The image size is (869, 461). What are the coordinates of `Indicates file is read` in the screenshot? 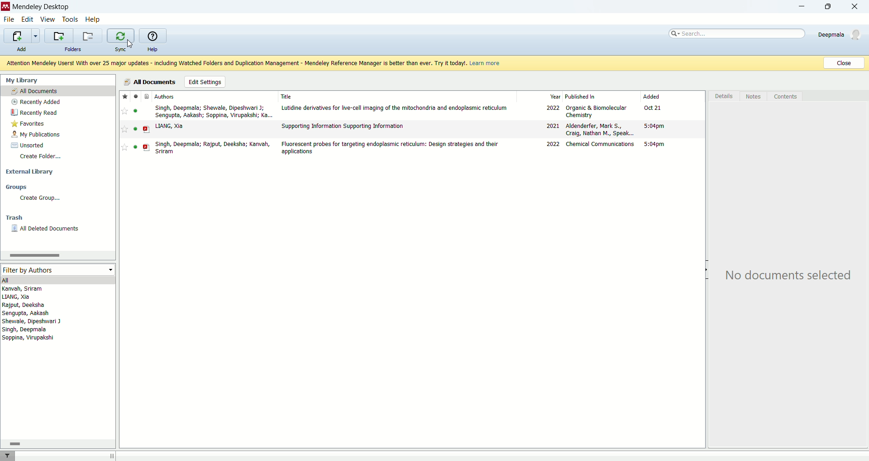 It's located at (136, 148).